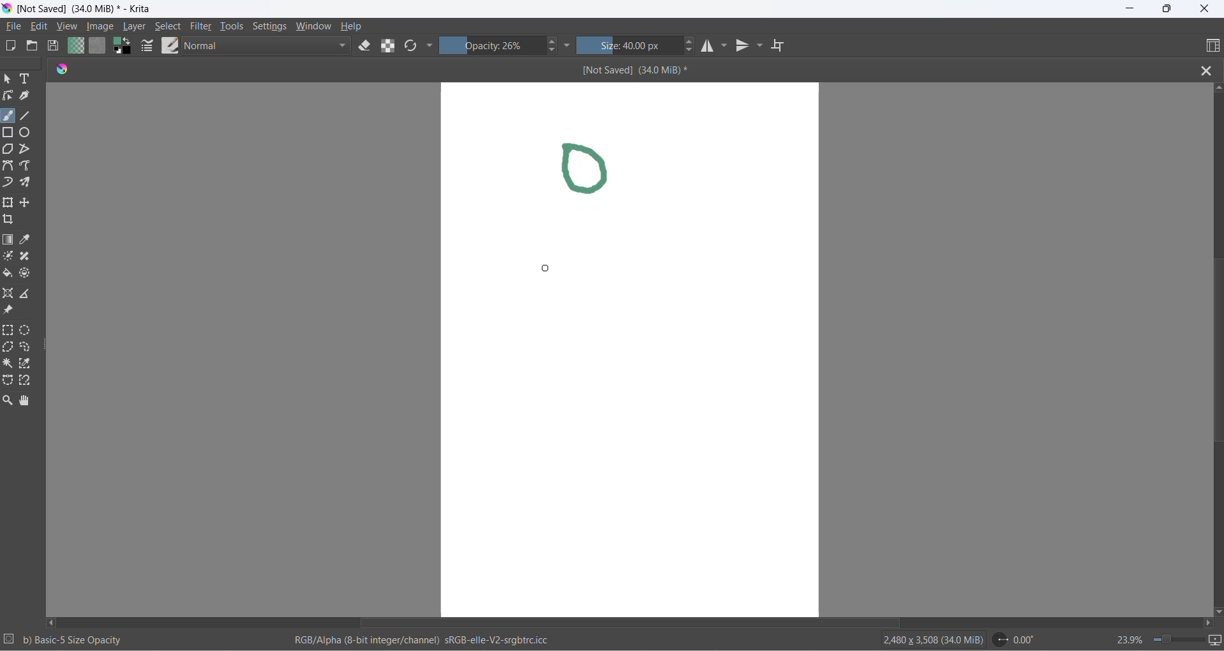 This screenshot has width=1224, height=651. What do you see at coordinates (567, 45) in the screenshot?
I see `more settings dropdown button` at bounding box center [567, 45].